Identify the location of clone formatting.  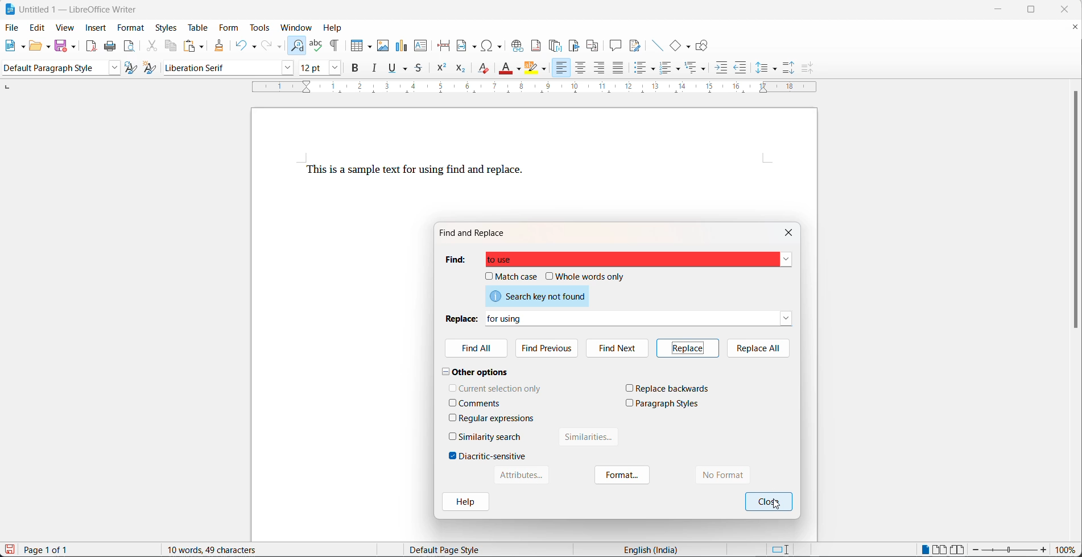
(221, 46).